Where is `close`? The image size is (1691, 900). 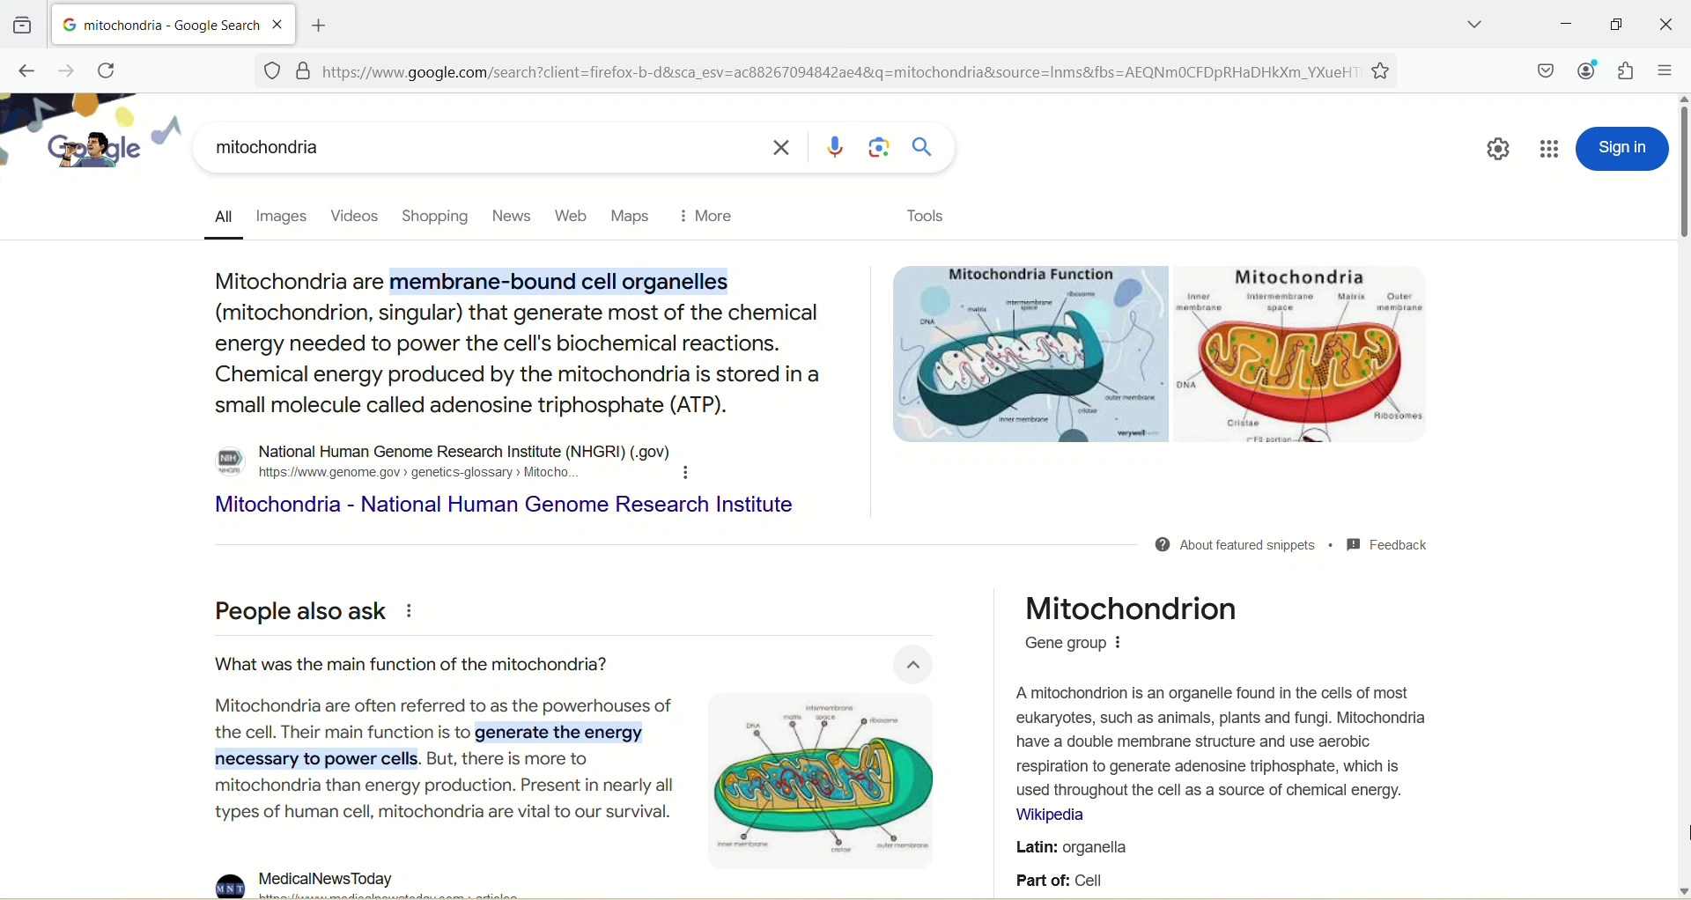 close is located at coordinates (779, 147).